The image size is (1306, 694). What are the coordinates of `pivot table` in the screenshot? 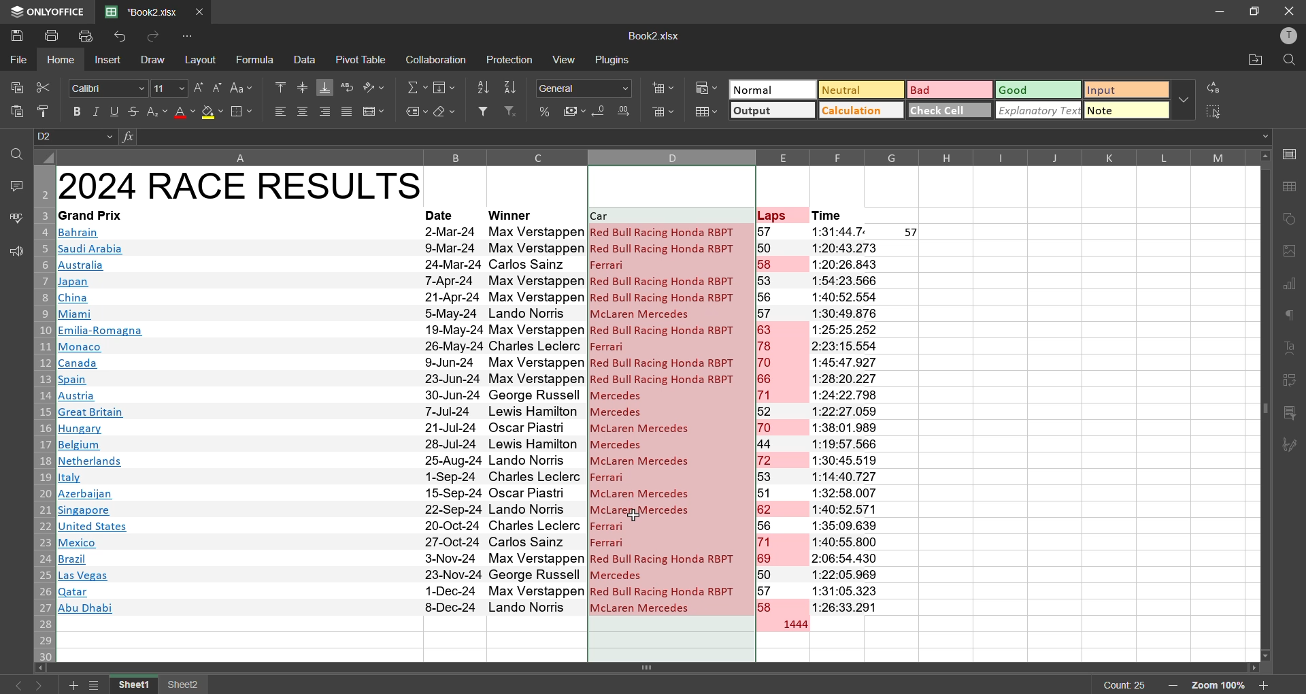 It's located at (1290, 383).